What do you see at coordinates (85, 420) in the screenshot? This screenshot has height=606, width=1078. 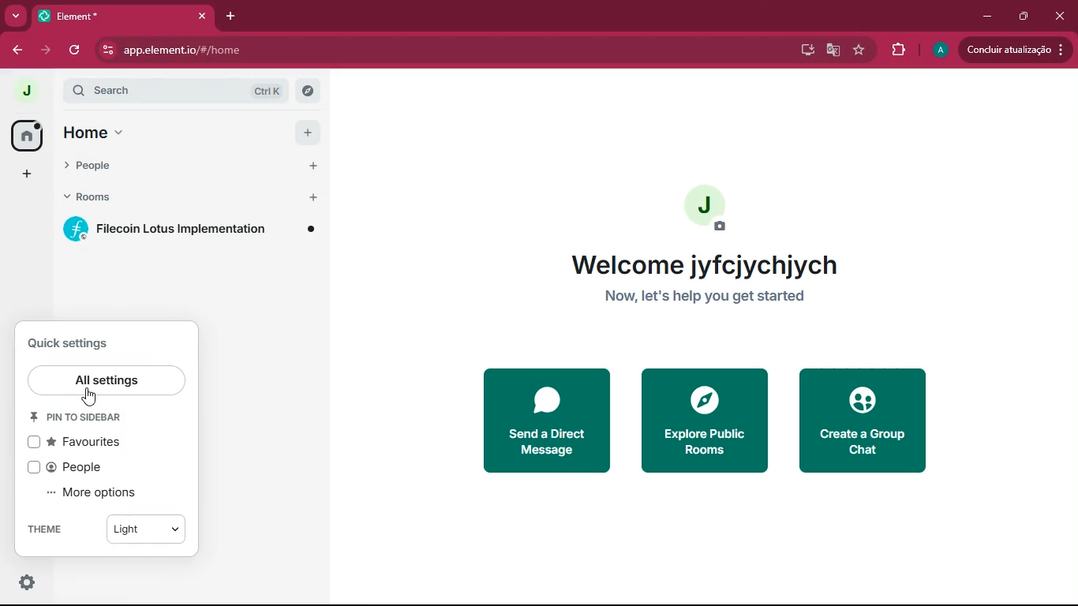 I see `pin` at bounding box center [85, 420].